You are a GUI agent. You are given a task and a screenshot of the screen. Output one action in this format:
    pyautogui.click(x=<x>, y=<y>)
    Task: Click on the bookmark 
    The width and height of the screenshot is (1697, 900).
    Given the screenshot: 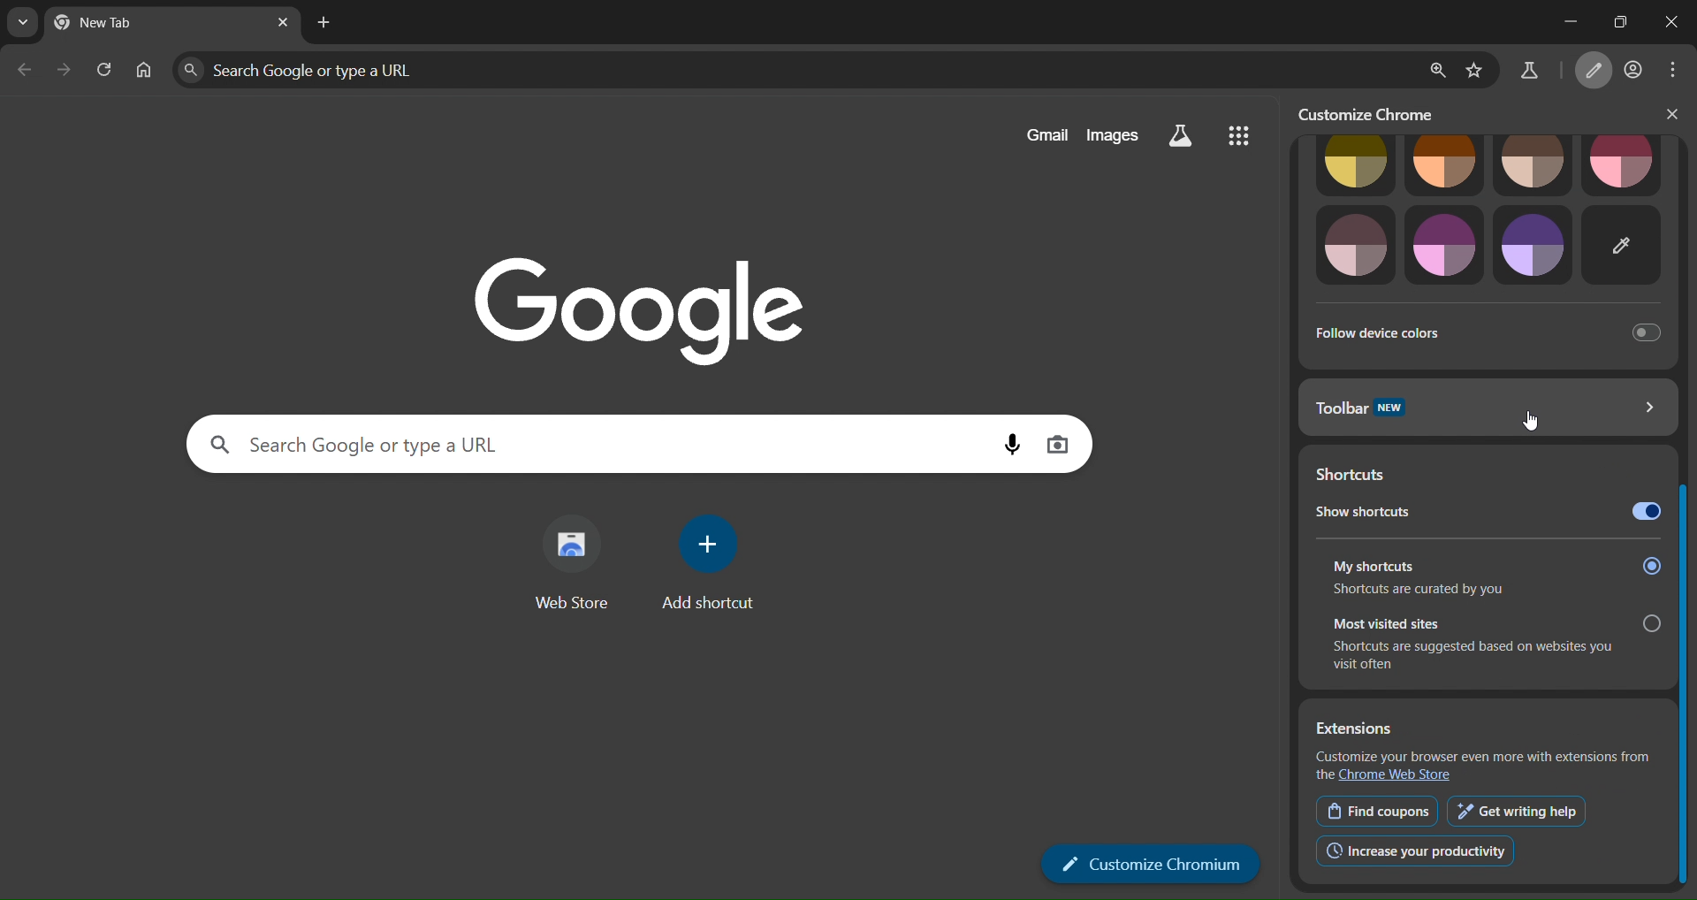 What is the action you would take?
    pyautogui.click(x=1475, y=72)
    